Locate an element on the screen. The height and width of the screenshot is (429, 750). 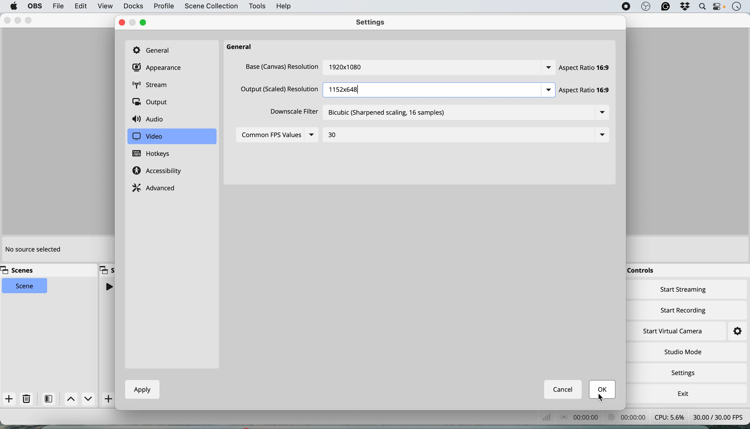
list is located at coordinates (548, 67).